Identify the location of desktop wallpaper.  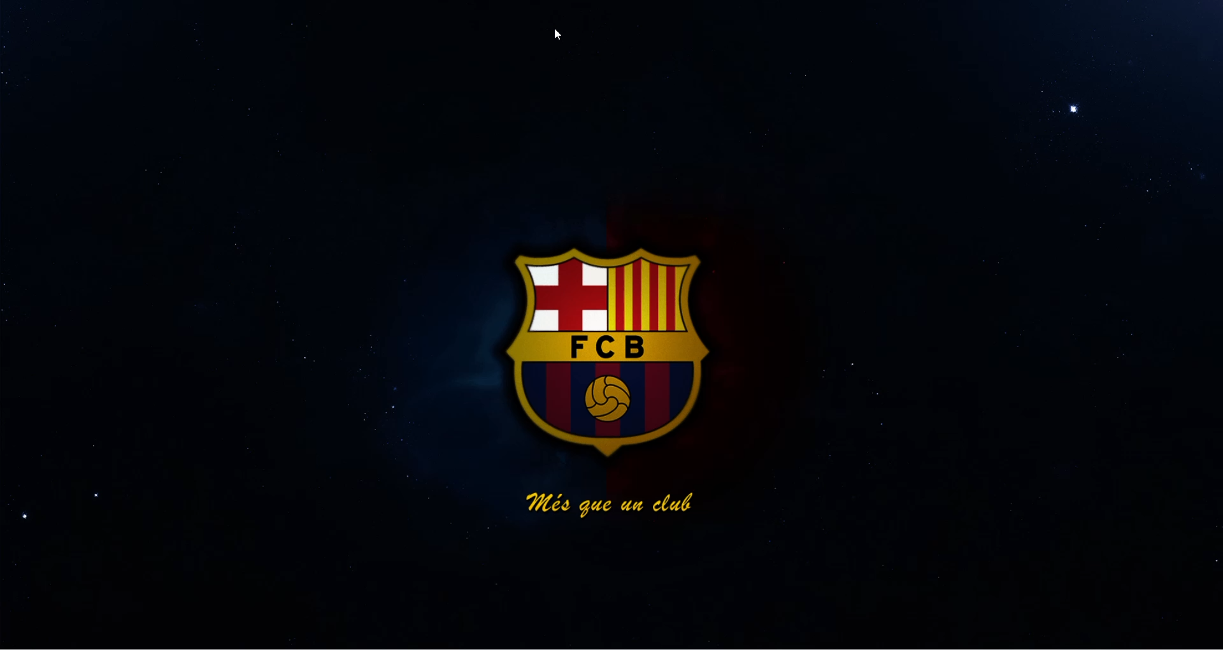
(612, 324).